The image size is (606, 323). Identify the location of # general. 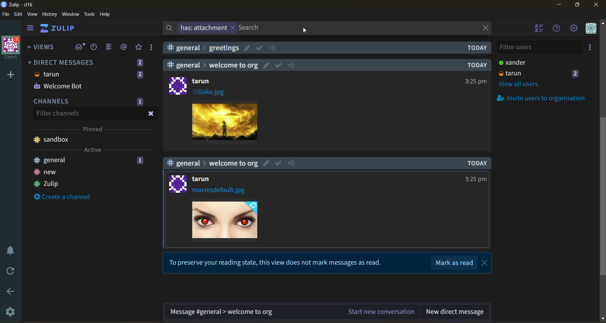
(52, 160).